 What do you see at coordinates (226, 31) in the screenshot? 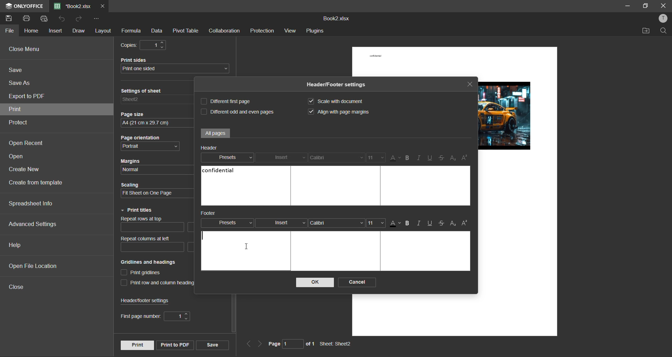
I see `collaboration` at bounding box center [226, 31].